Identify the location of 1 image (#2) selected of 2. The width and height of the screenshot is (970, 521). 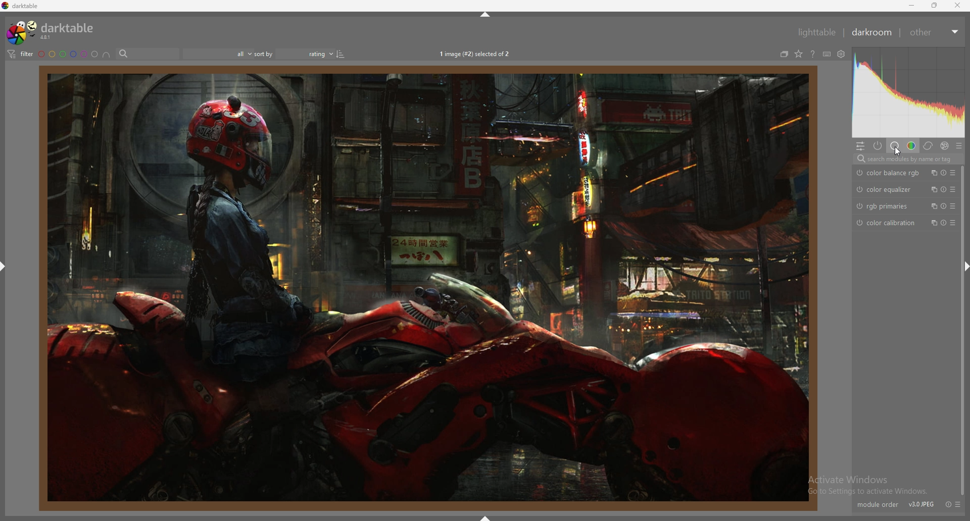
(478, 53).